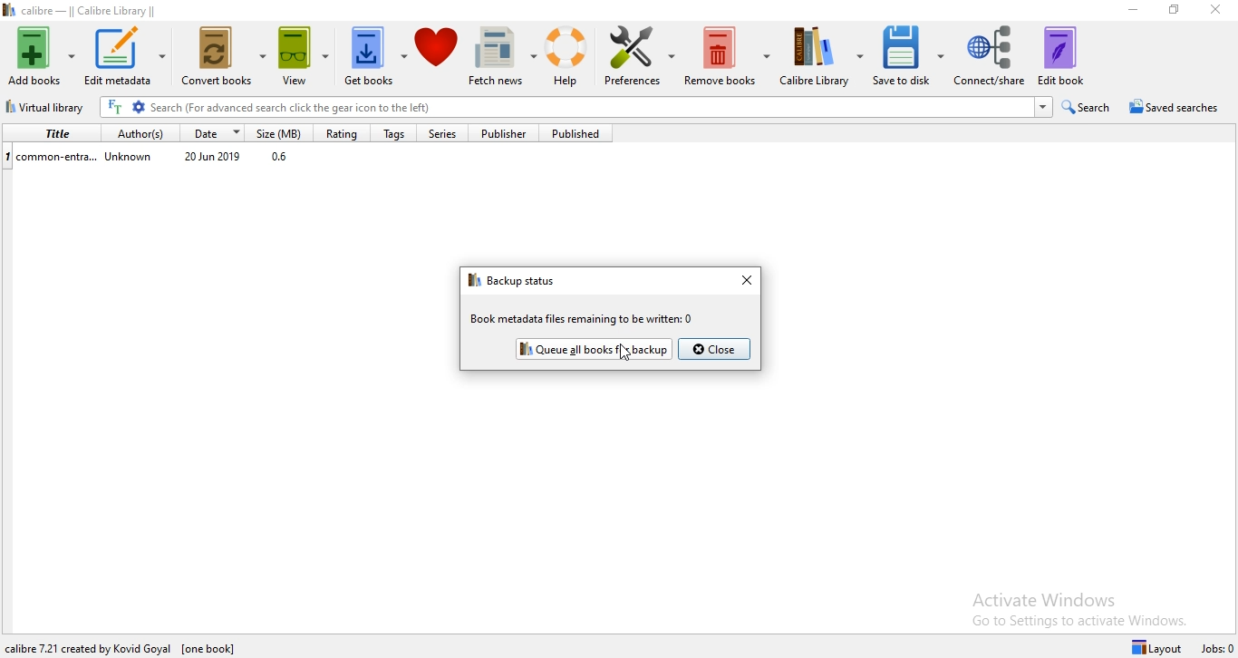  I want to click on Virtual Library, so click(48, 109).